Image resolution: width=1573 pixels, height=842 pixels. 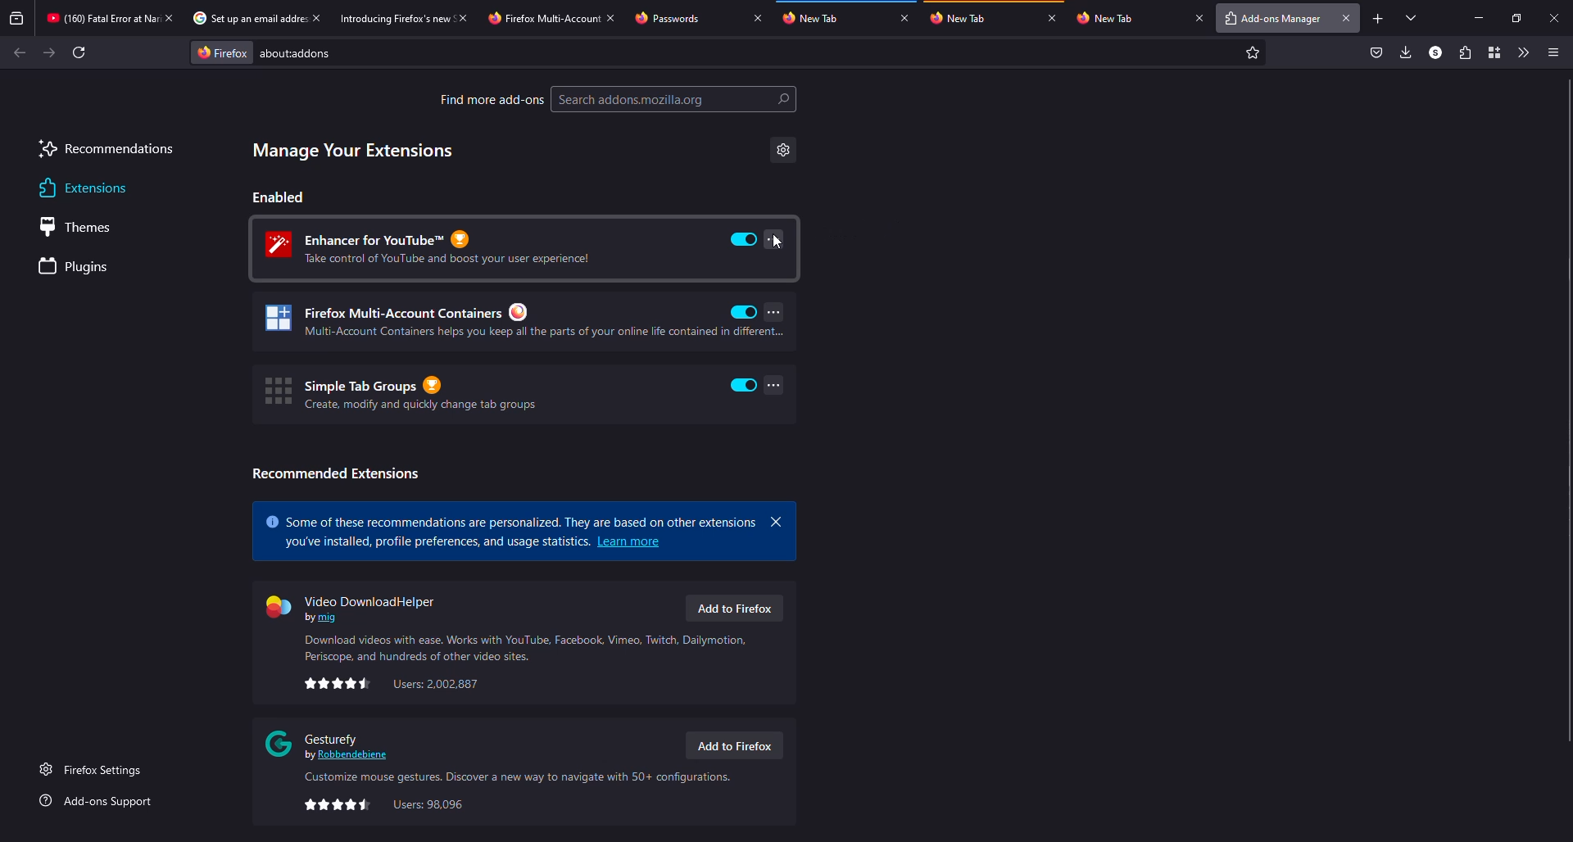 What do you see at coordinates (80, 188) in the screenshot?
I see `extensions` at bounding box center [80, 188].